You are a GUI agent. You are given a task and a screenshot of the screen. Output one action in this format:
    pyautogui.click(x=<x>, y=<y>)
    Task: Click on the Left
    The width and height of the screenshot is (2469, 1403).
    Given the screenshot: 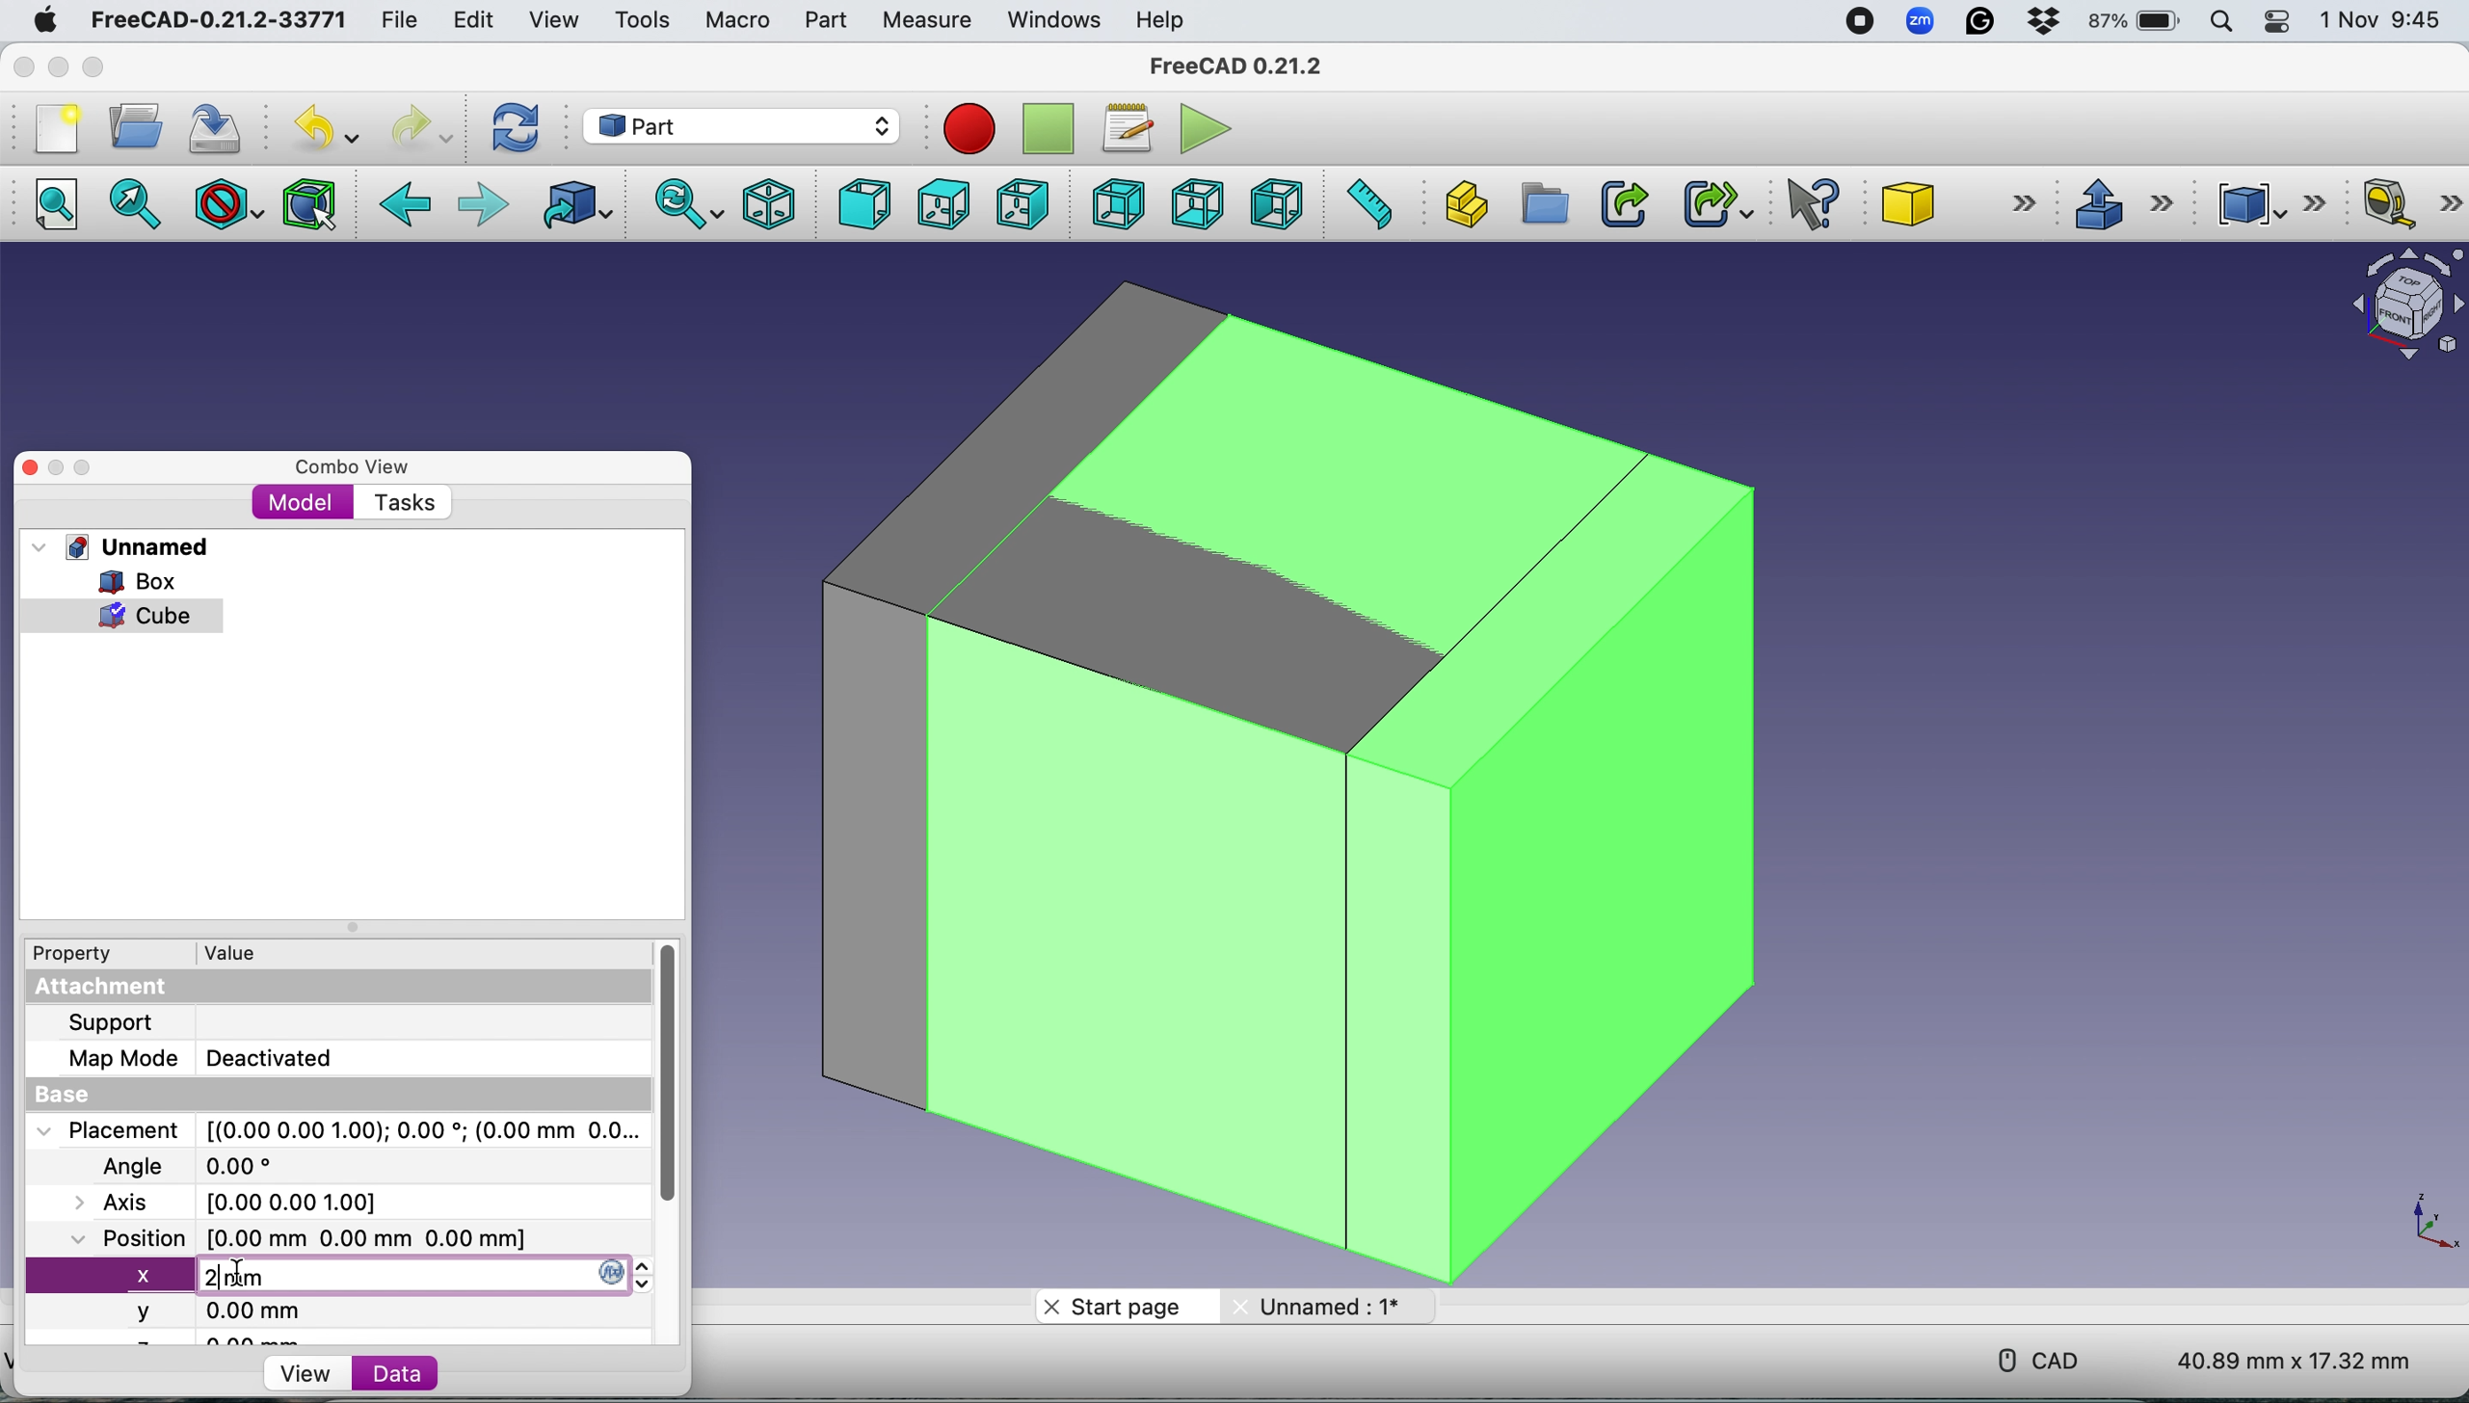 What is the action you would take?
    pyautogui.click(x=1275, y=203)
    